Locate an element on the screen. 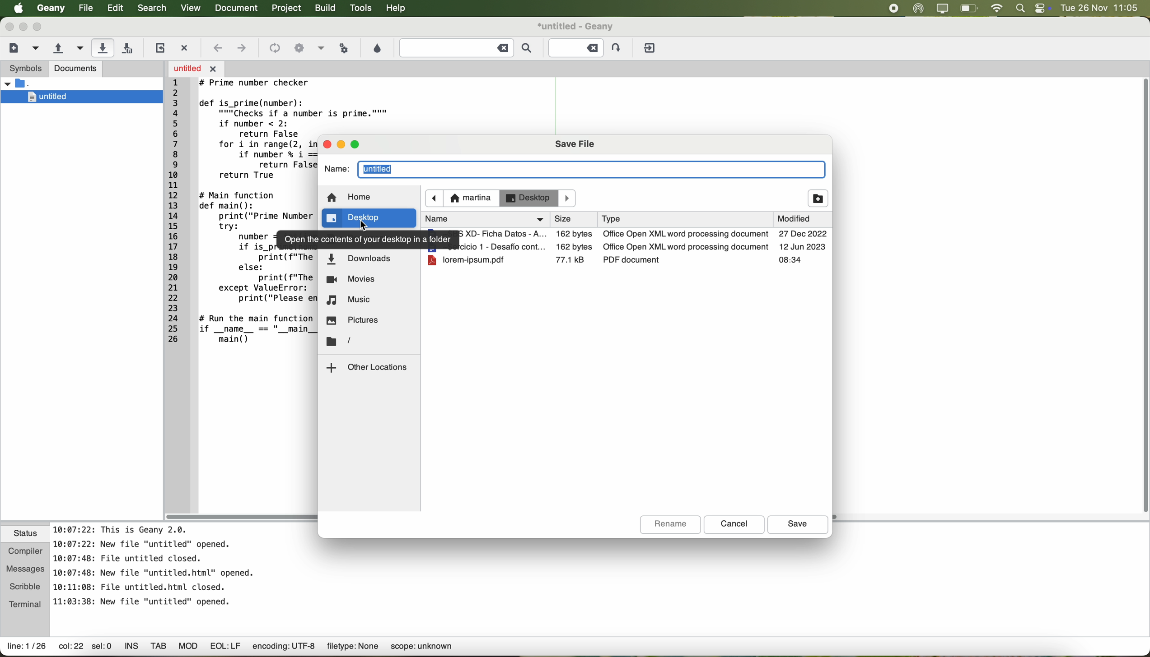  find the entered text in the current file is located at coordinates (466, 49).